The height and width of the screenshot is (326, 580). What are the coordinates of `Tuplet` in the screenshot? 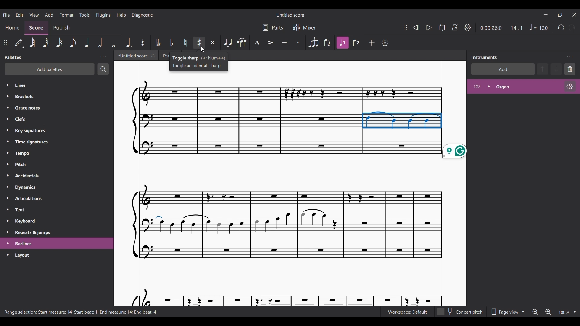 It's located at (313, 43).